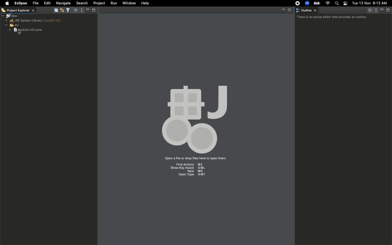 This screenshot has height=245, width=392. I want to click on Search, so click(337, 4).